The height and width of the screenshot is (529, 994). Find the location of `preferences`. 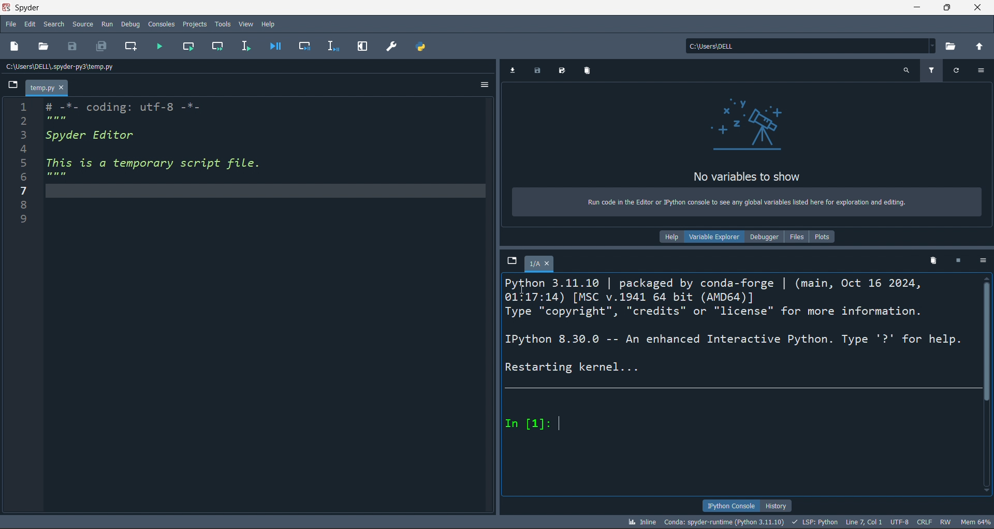

preferences is located at coordinates (391, 46).